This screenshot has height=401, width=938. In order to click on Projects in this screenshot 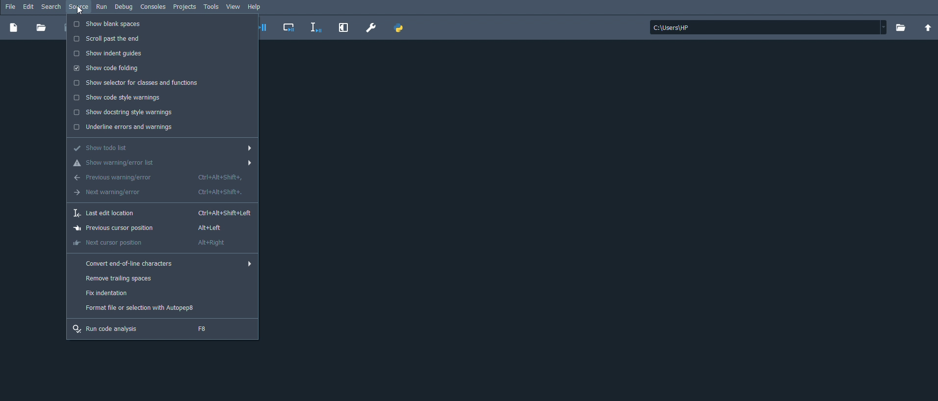, I will do `click(185, 7)`.